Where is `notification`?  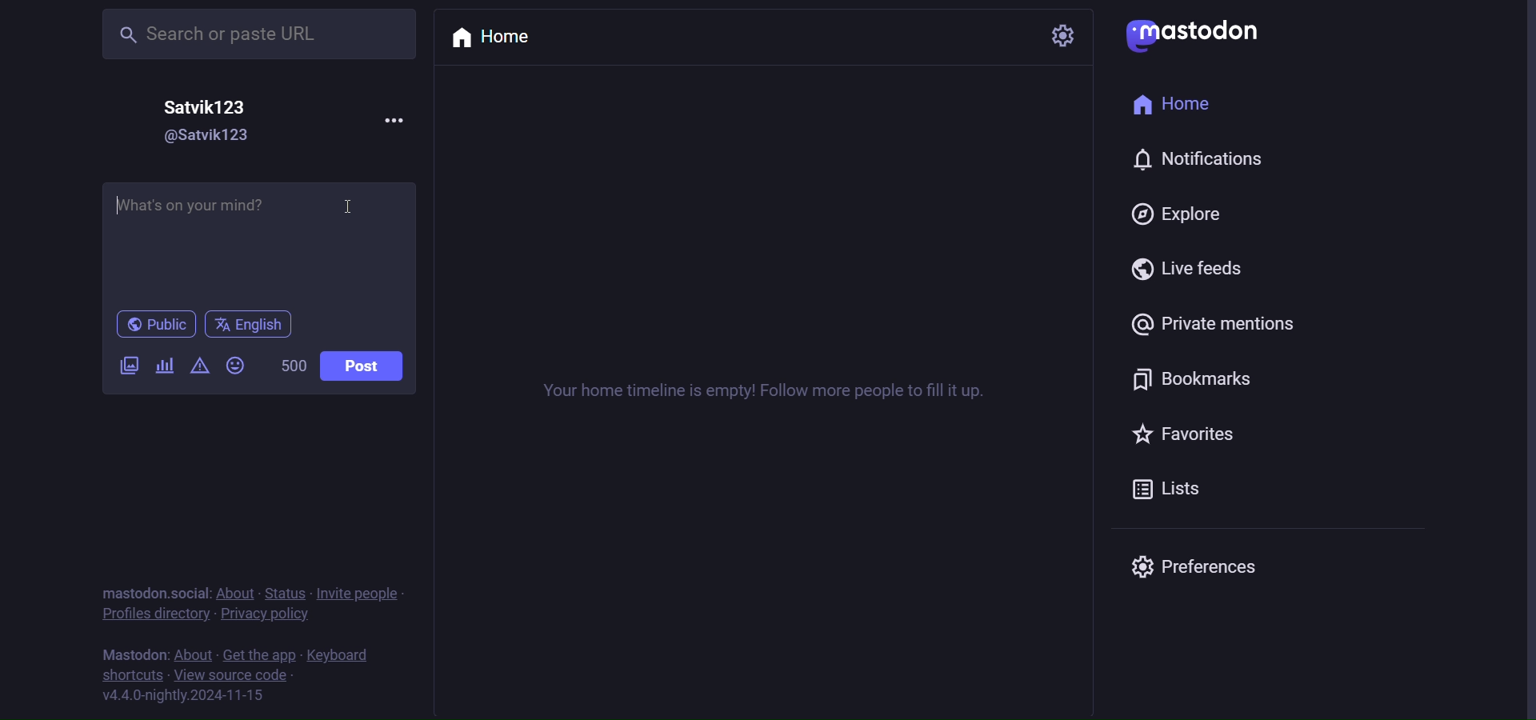
notification is located at coordinates (1197, 163).